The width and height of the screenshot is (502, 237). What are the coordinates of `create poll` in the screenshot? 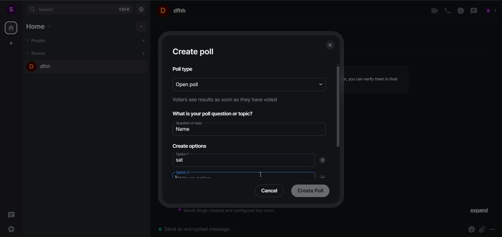 It's located at (309, 191).